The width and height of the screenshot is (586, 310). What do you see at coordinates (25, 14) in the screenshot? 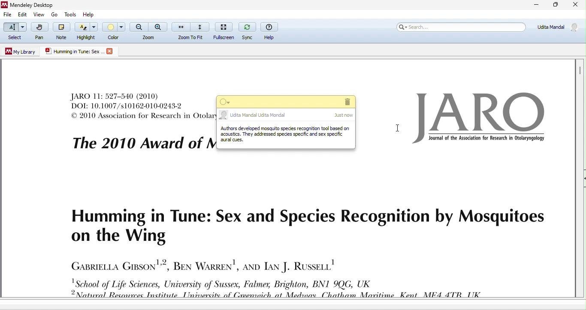
I see `edit` at bounding box center [25, 14].